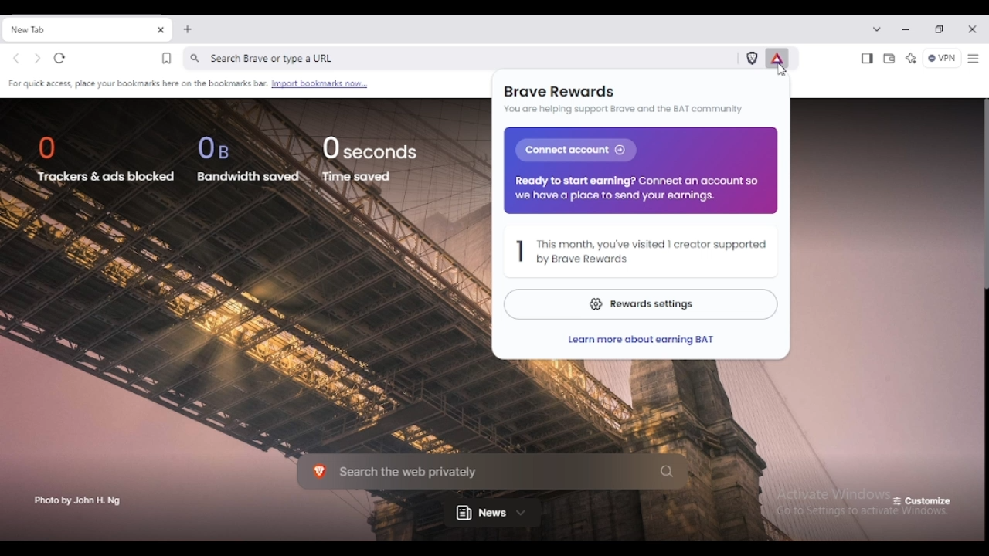 The width and height of the screenshot is (989, 556). What do you see at coordinates (76, 29) in the screenshot?
I see `new tab` at bounding box center [76, 29].